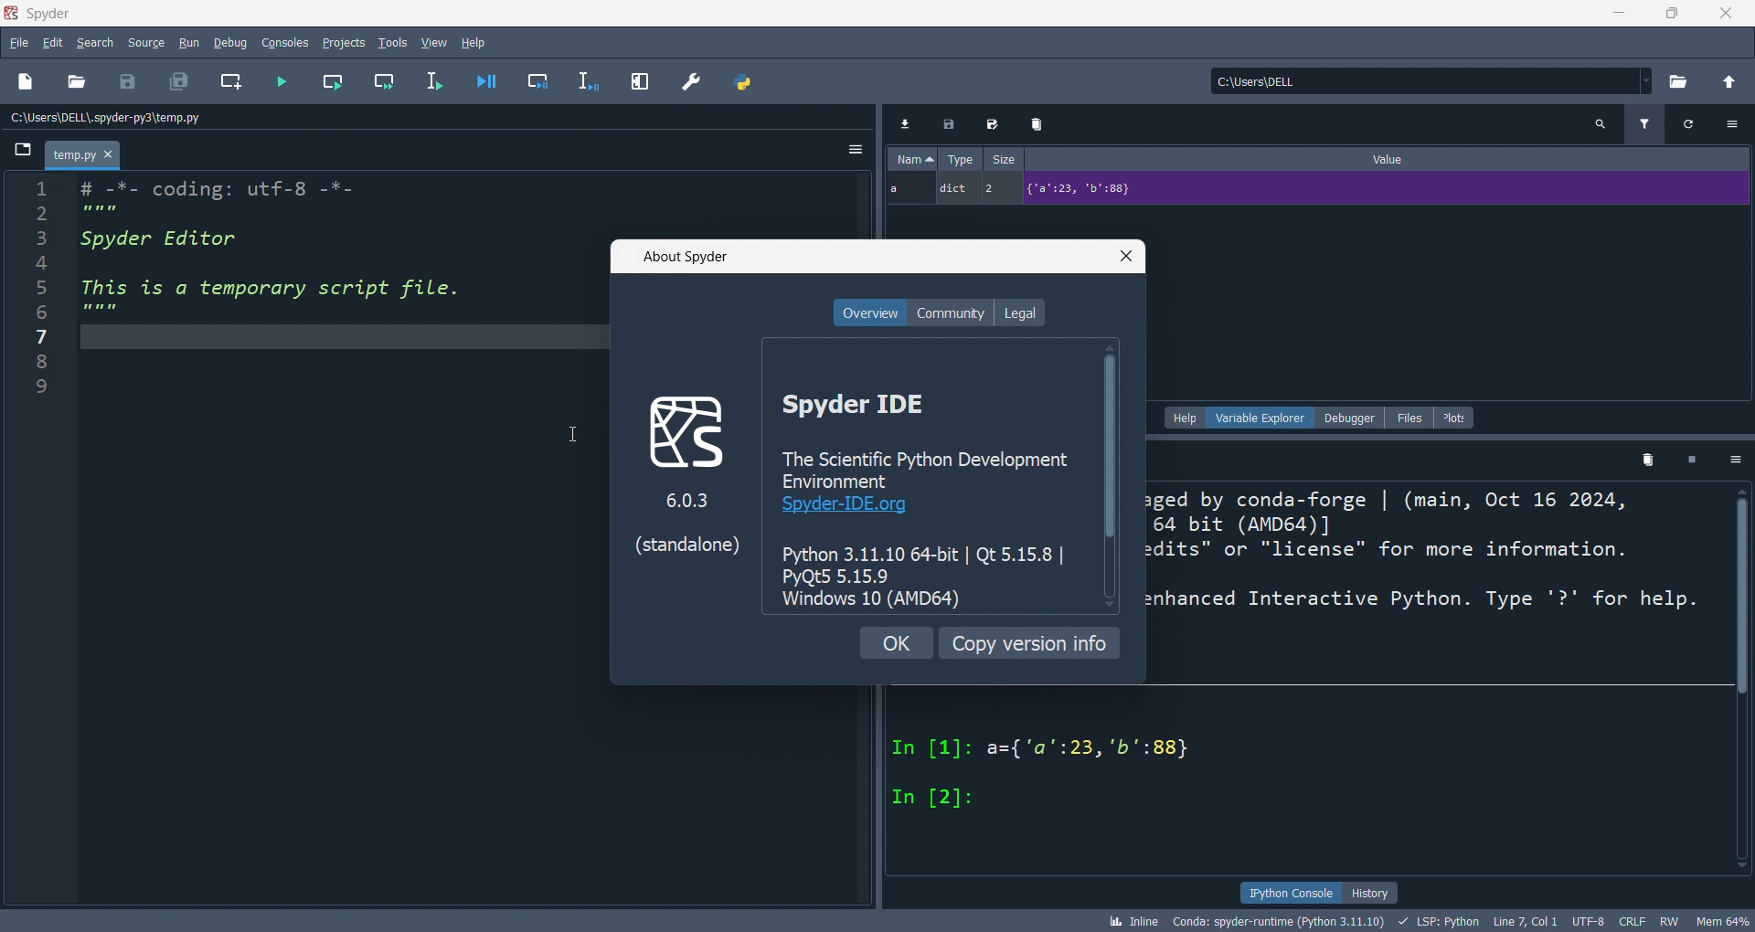  Describe the element at coordinates (855, 148) in the screenshot. I see `Settings` at that location.